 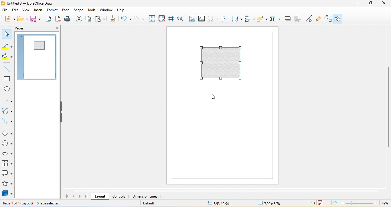 I want to click on shadow, so click(x=287, y=19).